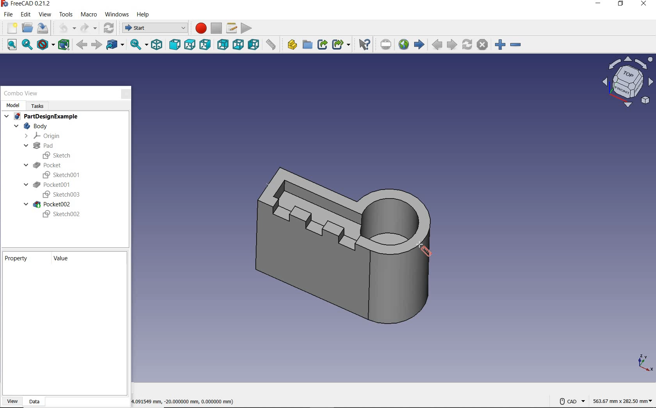 Image resolution: width=656 pixels, height=408 pixels. I want to click on macros, so click(232, 28).